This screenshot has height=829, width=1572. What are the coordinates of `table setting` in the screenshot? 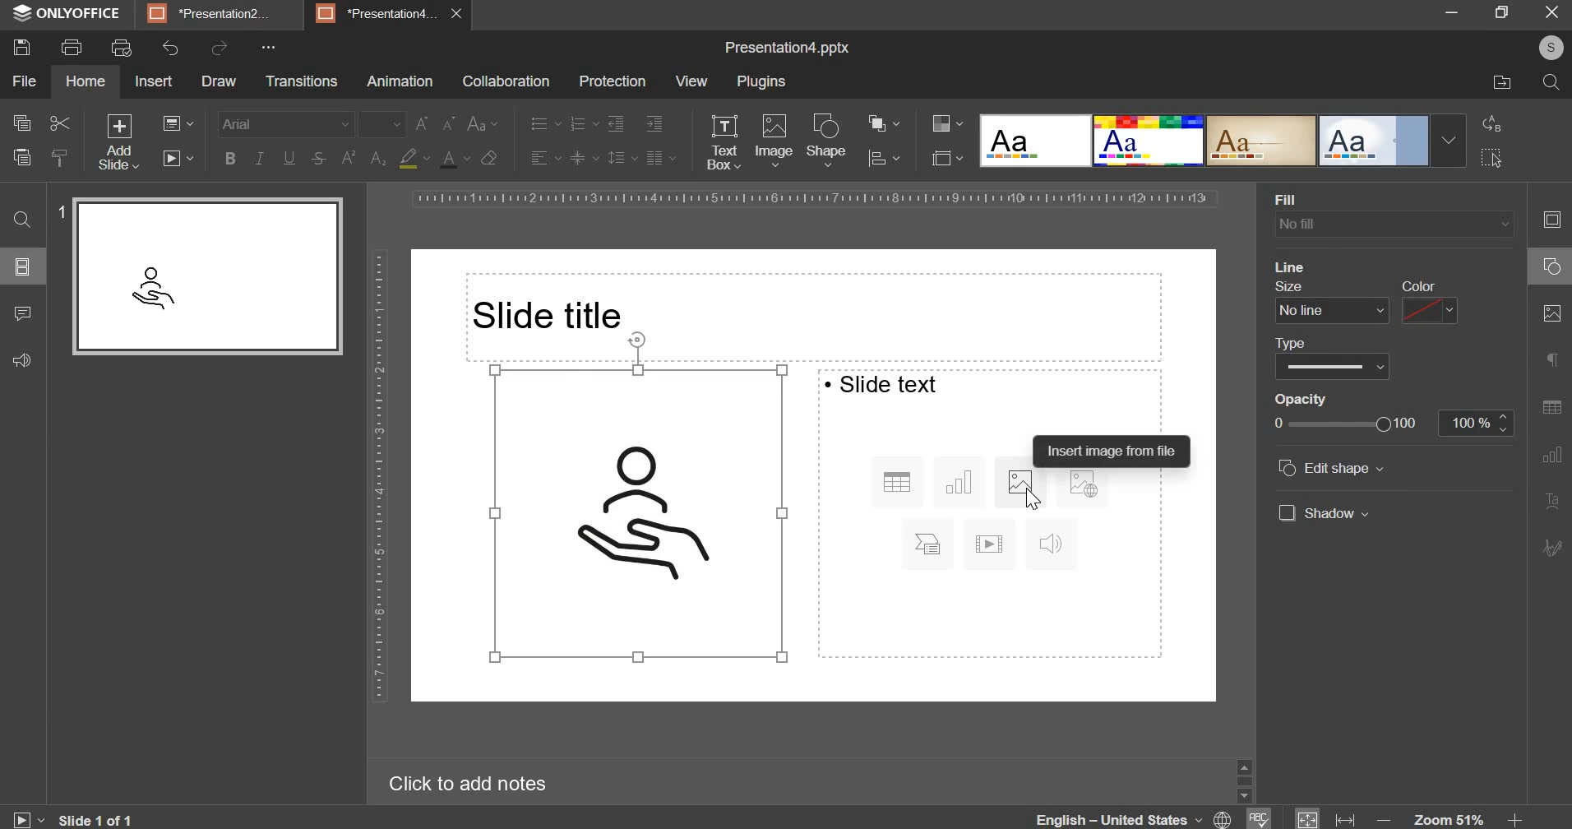 It's located at (1551, 403).